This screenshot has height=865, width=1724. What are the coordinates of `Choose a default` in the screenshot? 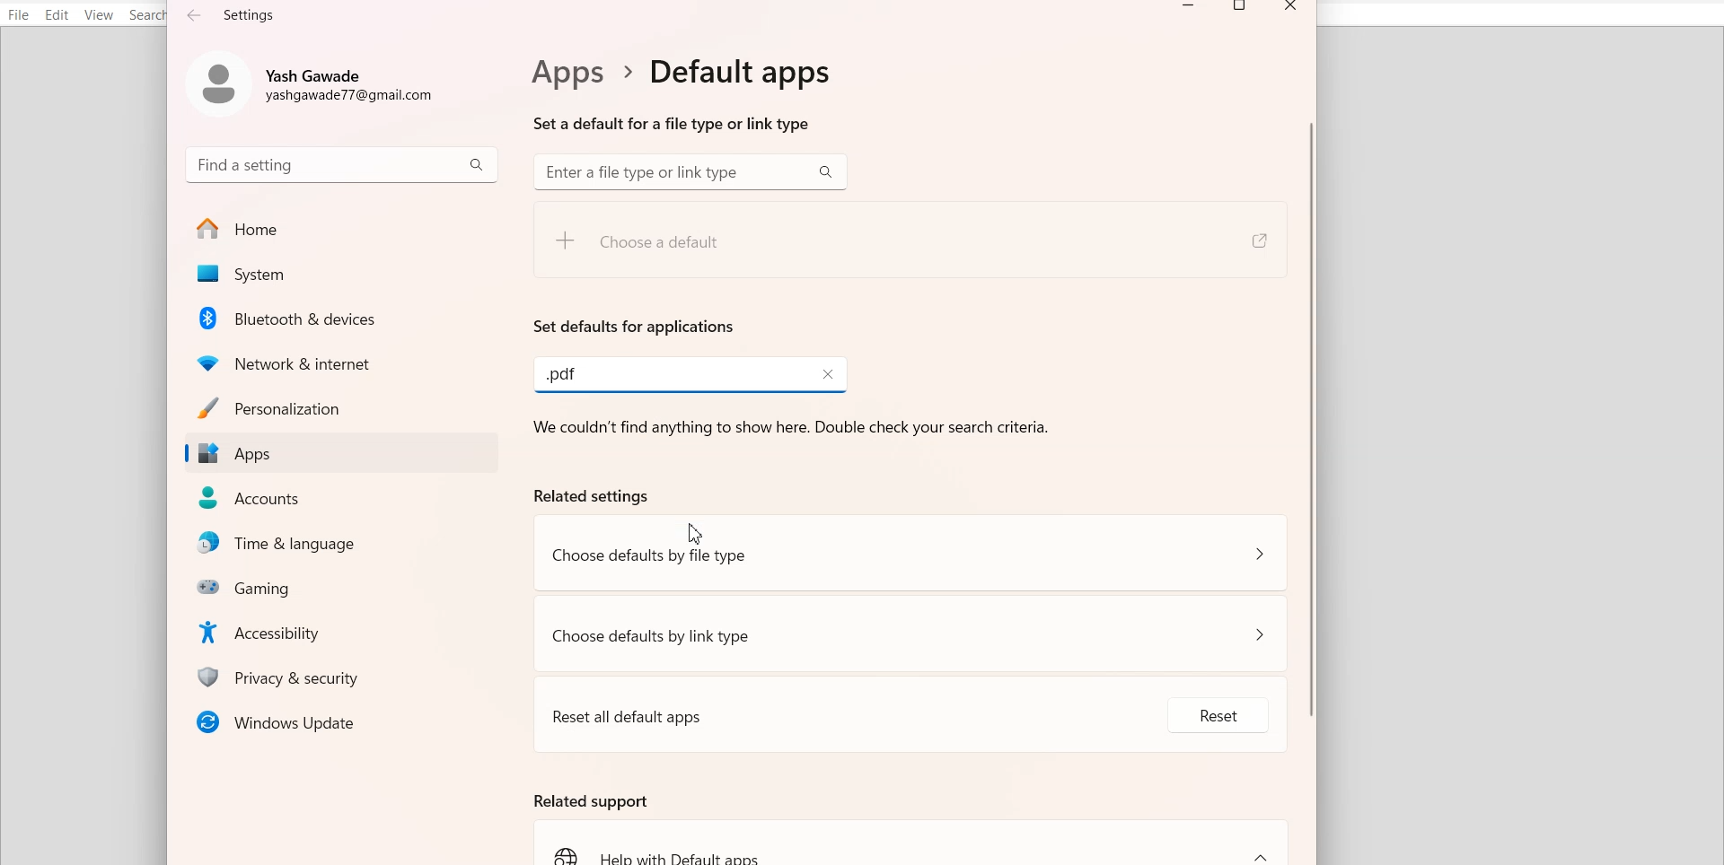 It's located at (706, 249).